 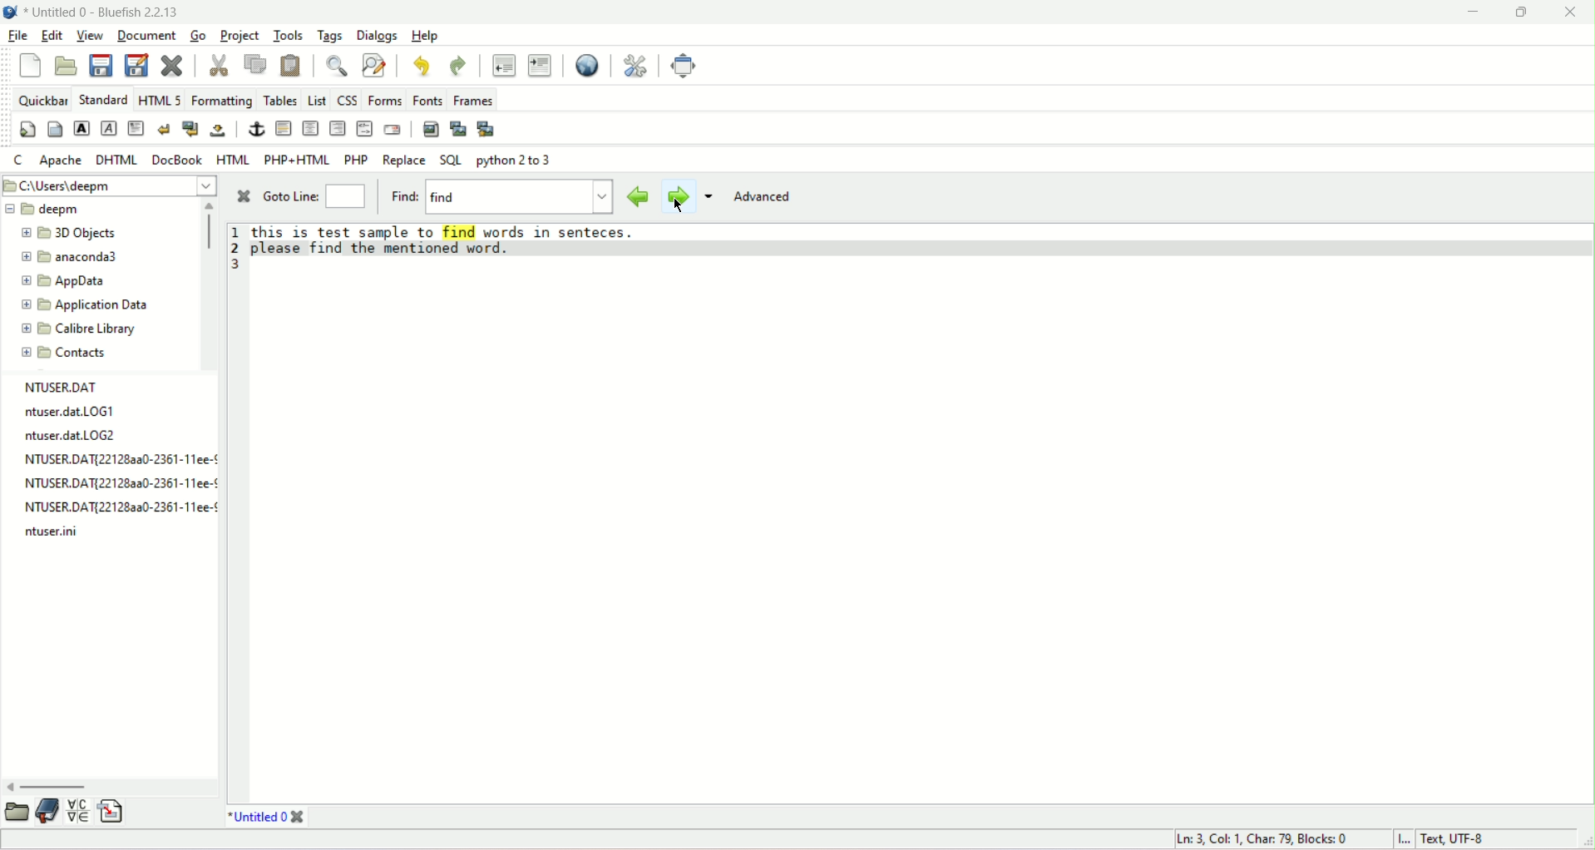 What do you see at coordinates (1572, 15) in the screenshot?
I see `close` at bounding box center [1572, 15].